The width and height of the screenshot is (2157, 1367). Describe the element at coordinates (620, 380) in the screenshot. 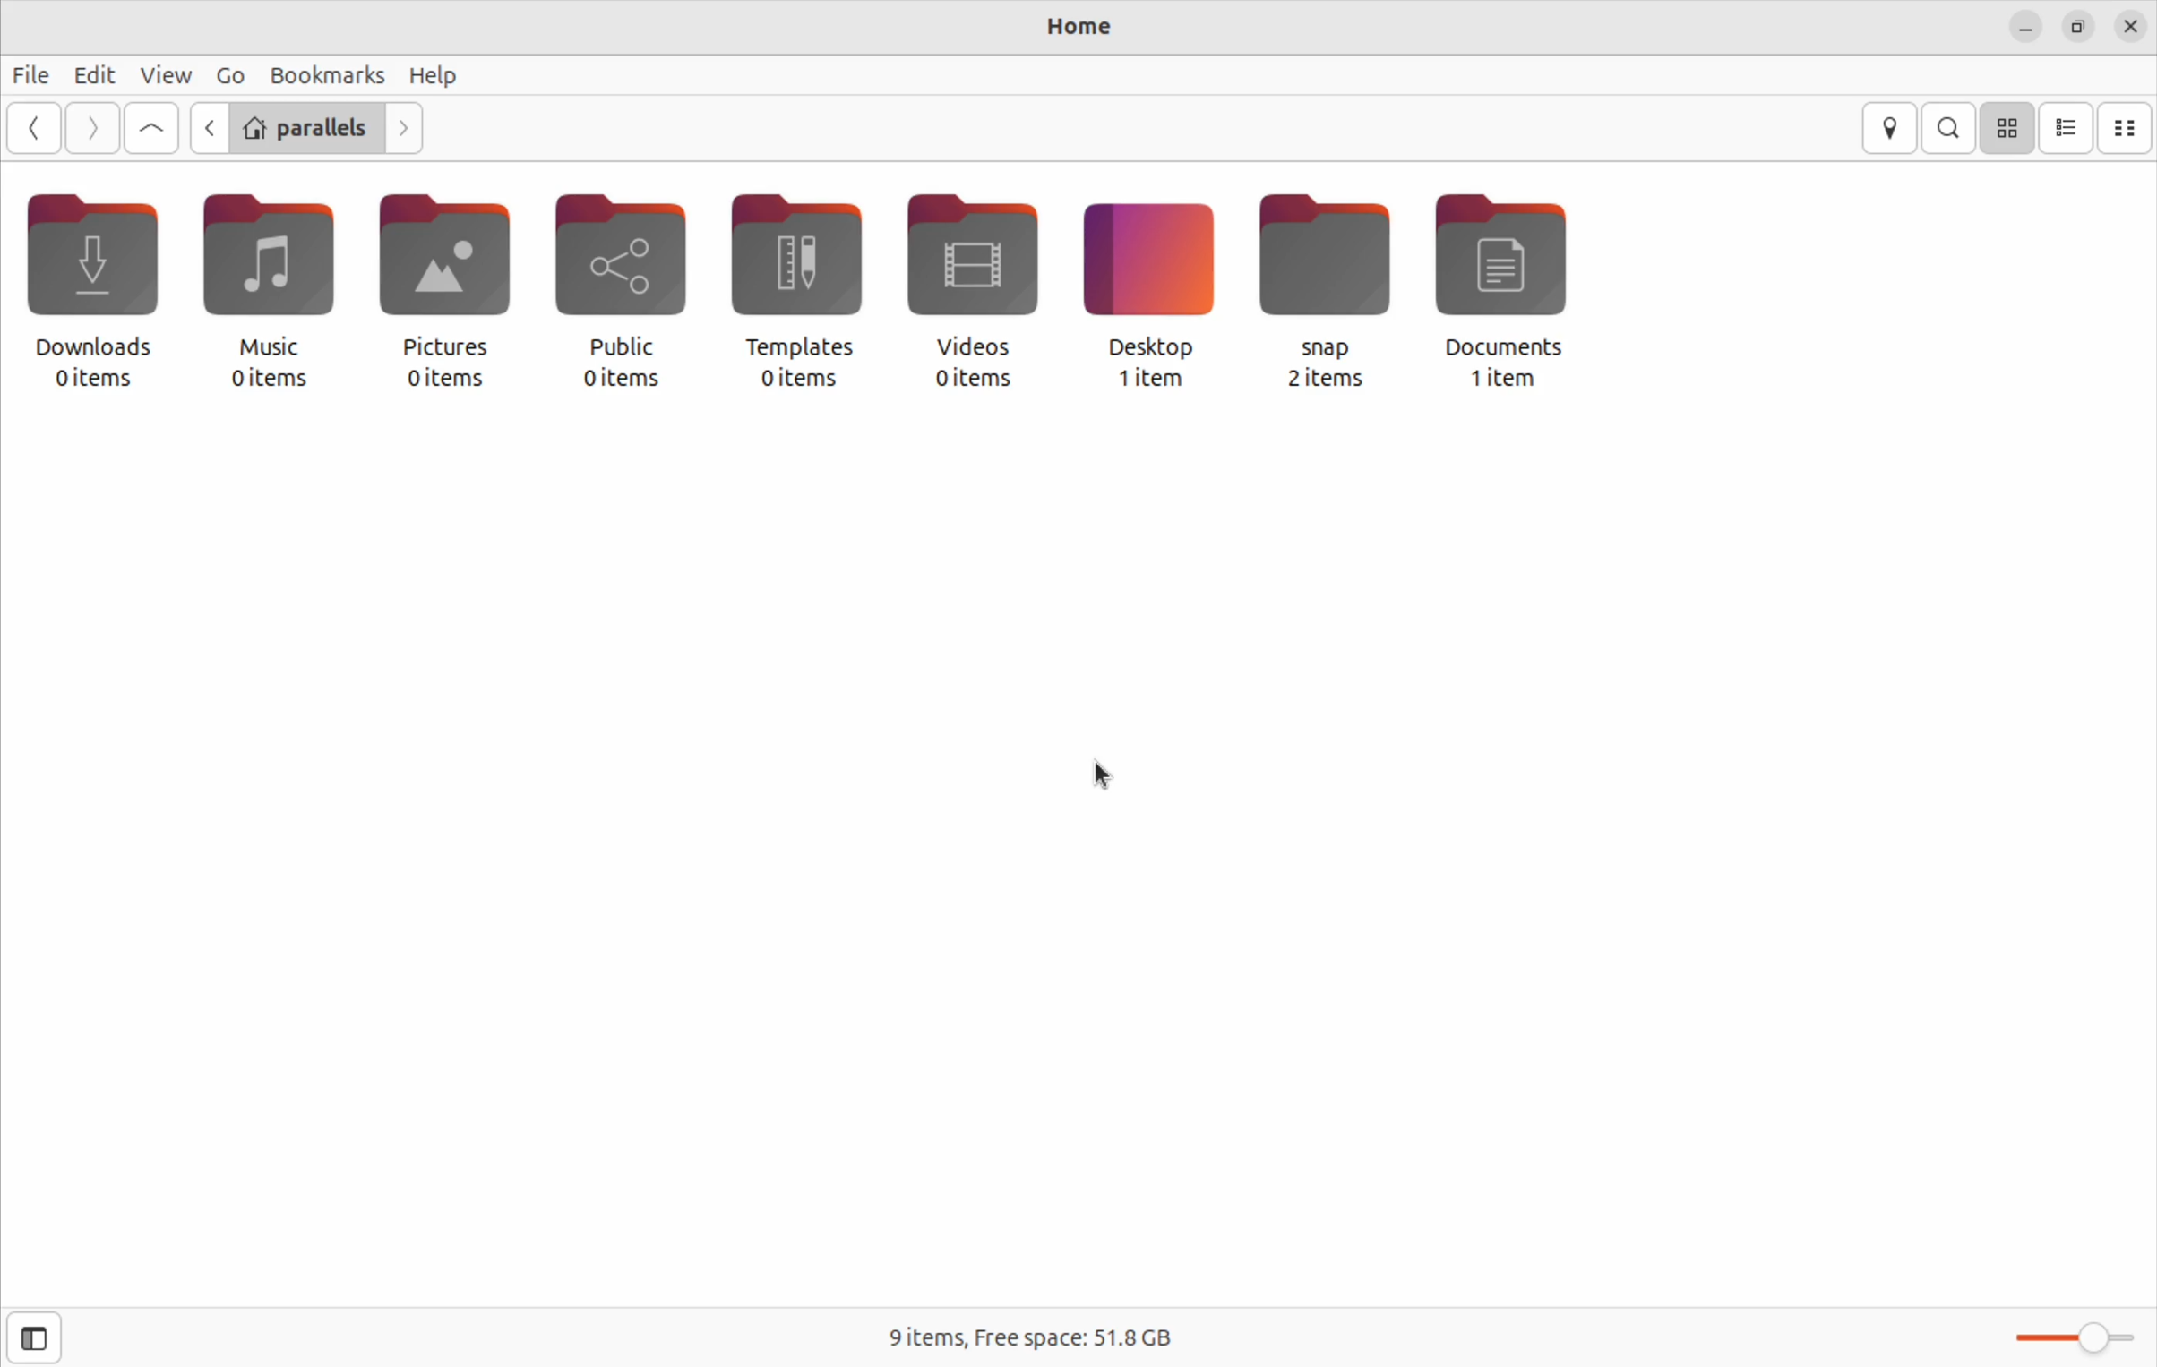

I see `0 items` at that location.